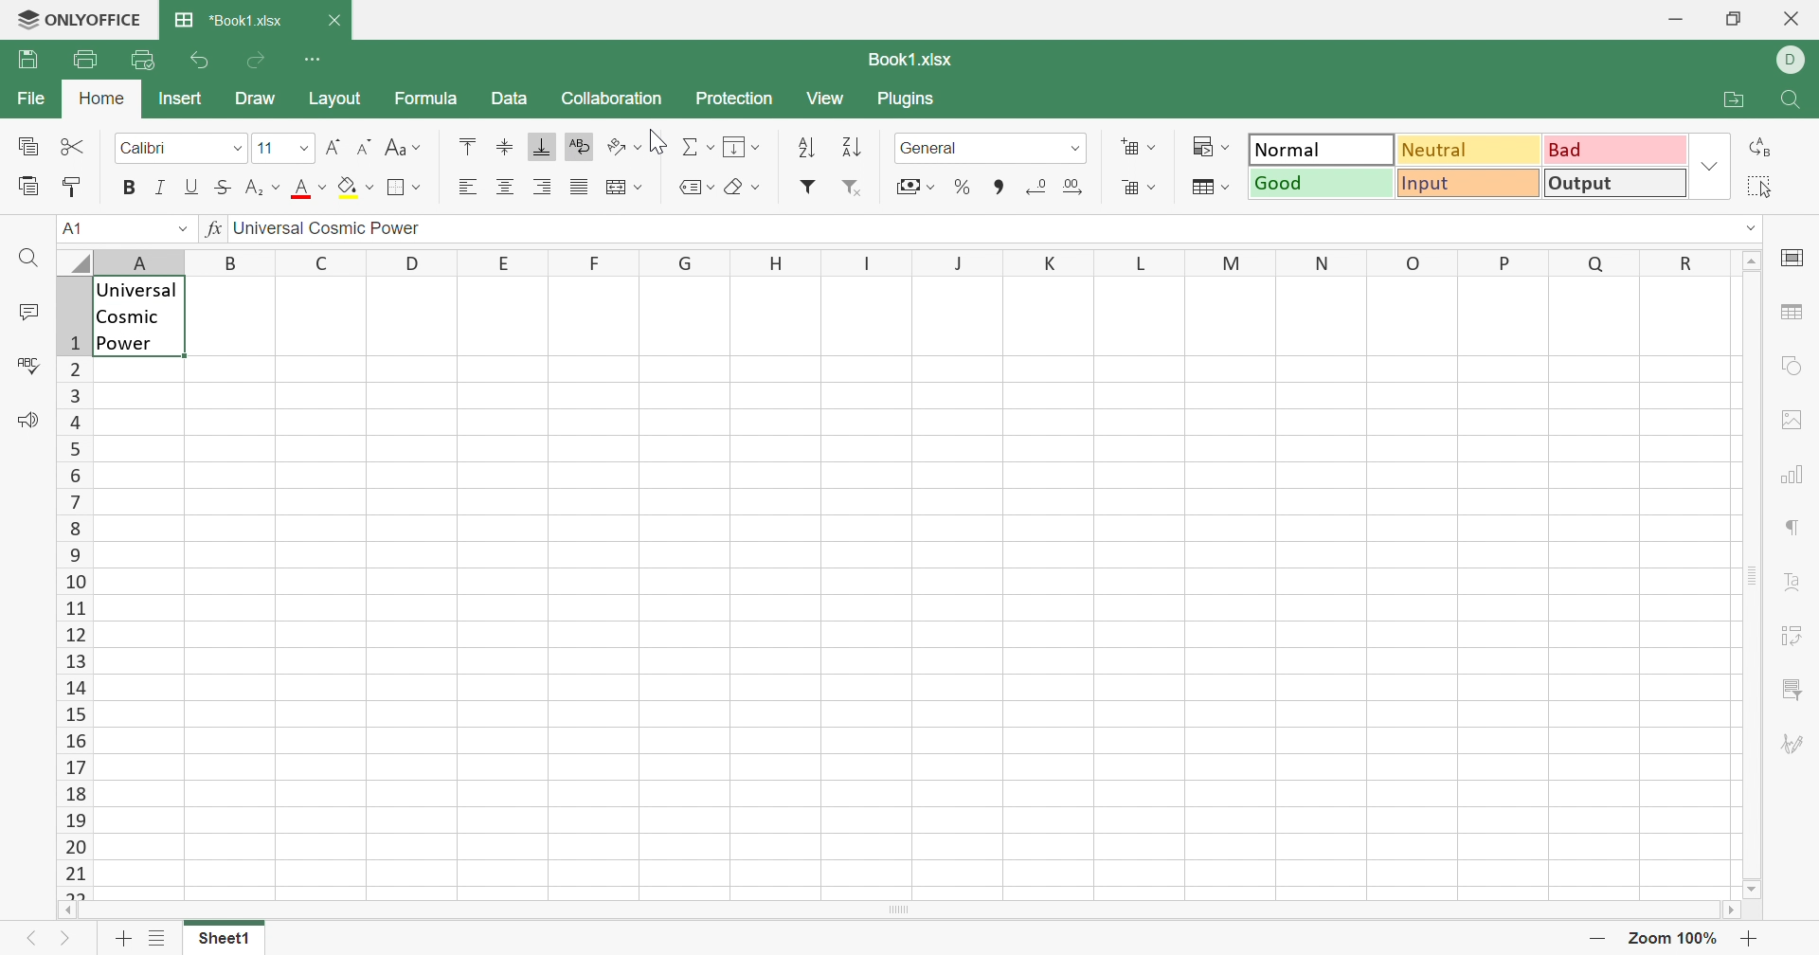  Describe the element at coordinates (405, 145) in the screenshot. I see `Change case` at that location.